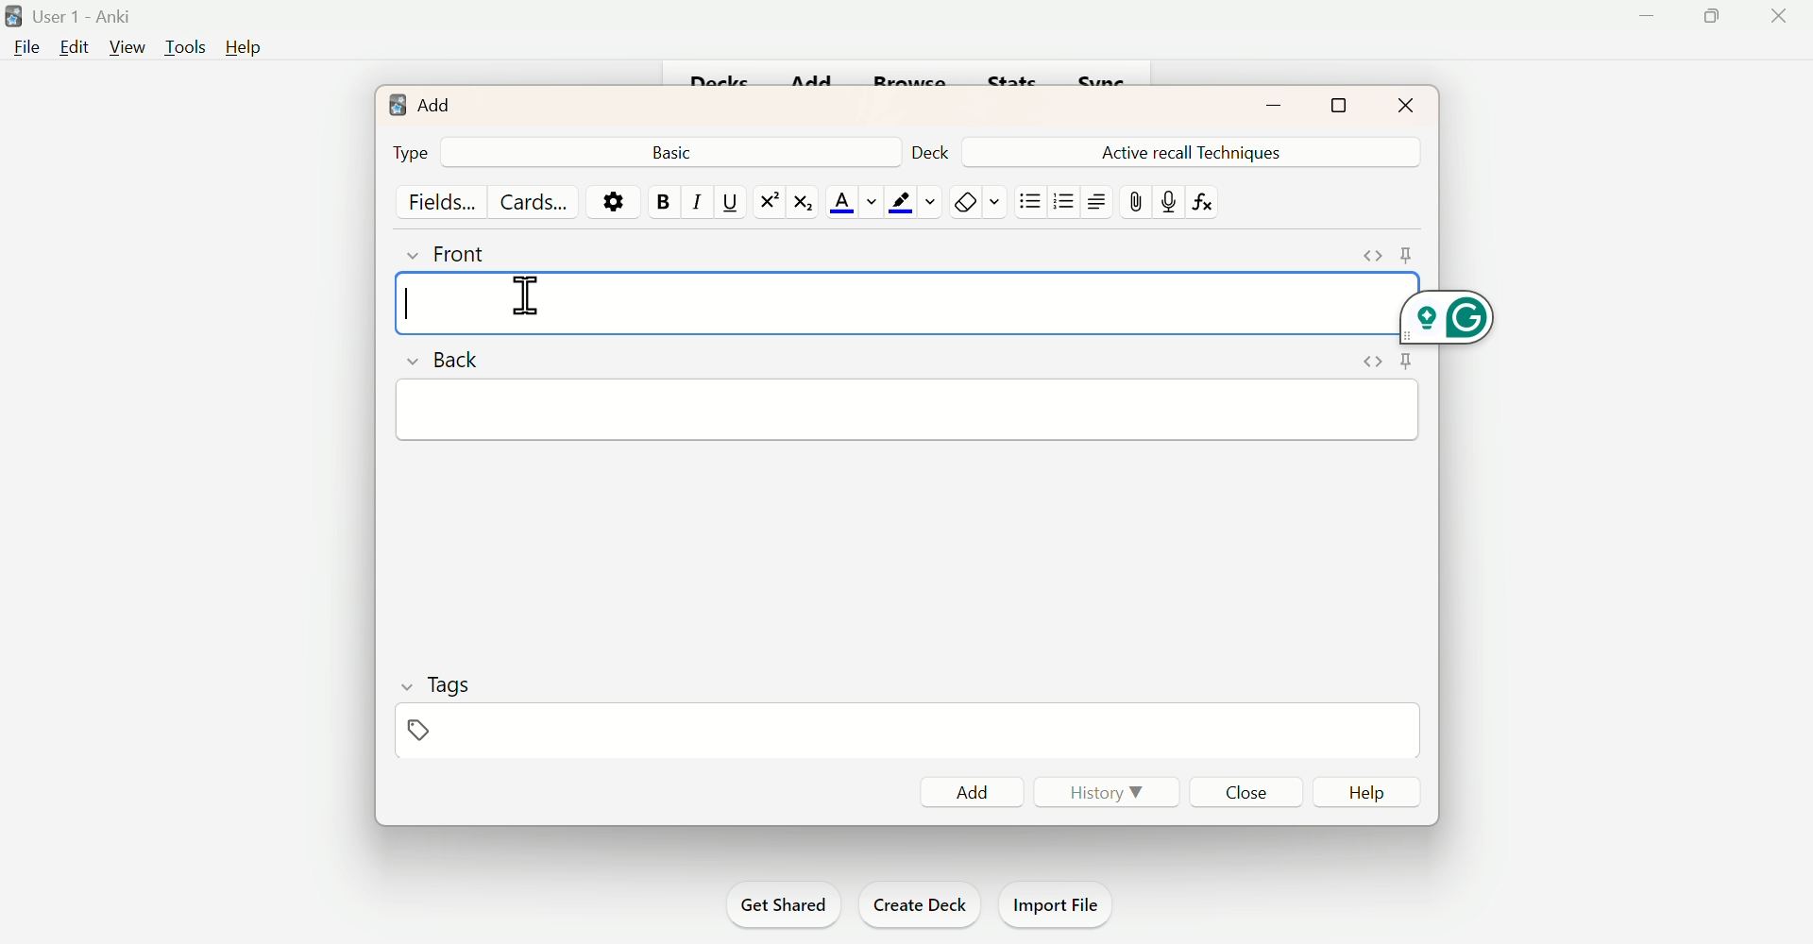  I want to click on Front, so click(473, 252).